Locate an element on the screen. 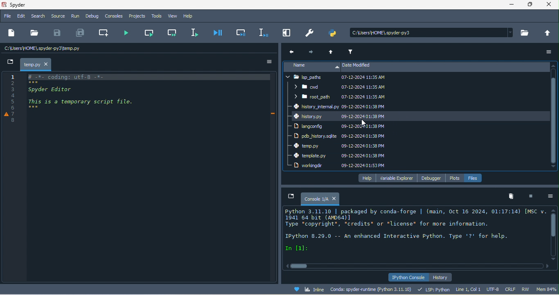 Image resolution: width=559 pixels, height=295 pixels. cursor movement is located at coordinates (363, 123).